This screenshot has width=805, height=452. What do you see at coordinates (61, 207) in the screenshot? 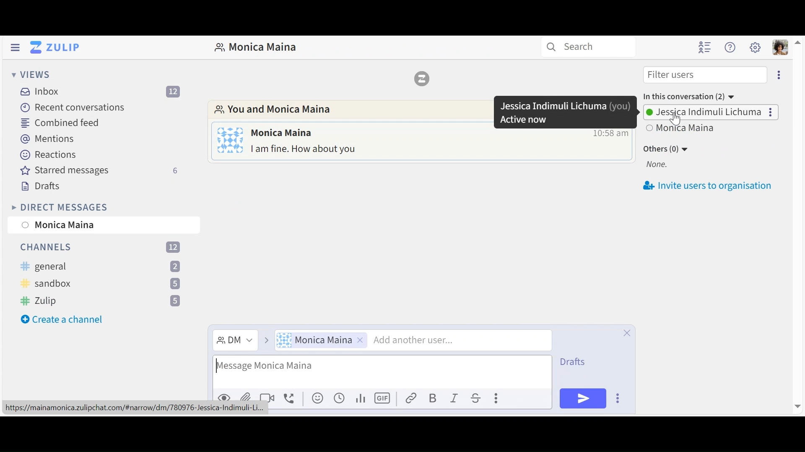
I see `Direct Messages` at bounding box center [61, 207].